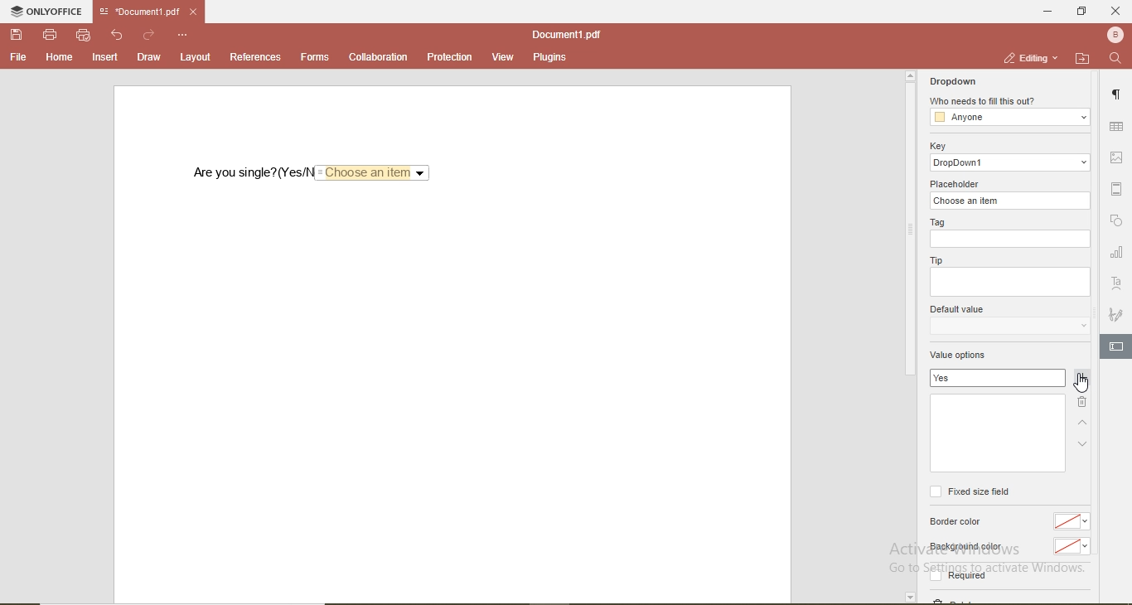 Image resolution: width=1132 pixels, height=605 pixels. I want to click on references, so click(256, 56).